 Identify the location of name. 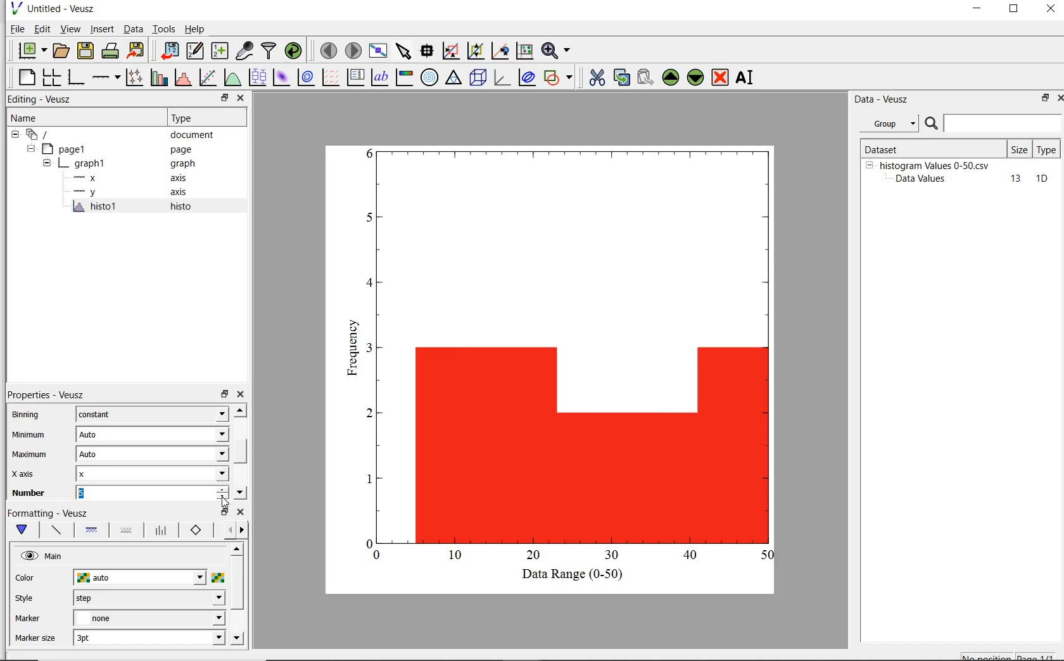
(23, 118).